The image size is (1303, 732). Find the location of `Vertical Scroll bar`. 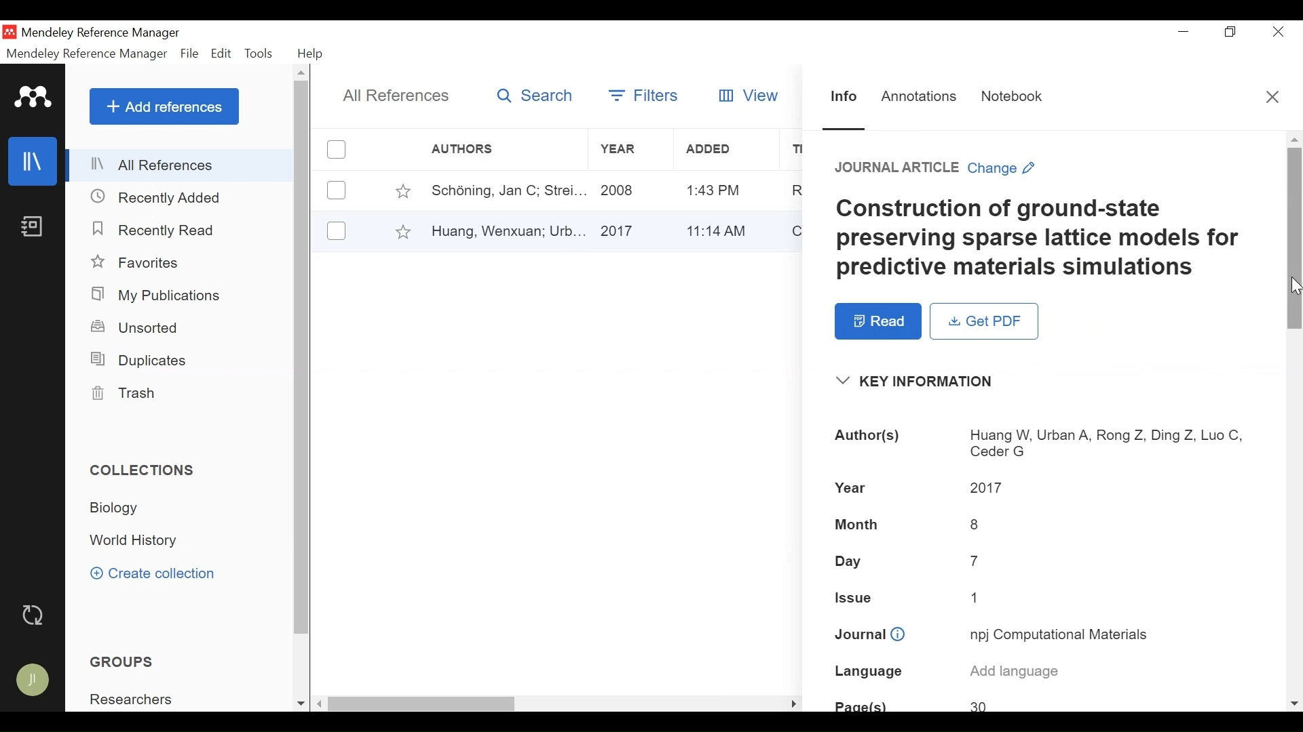

Vertical Scroll bar is located at coordinates (303, 358).